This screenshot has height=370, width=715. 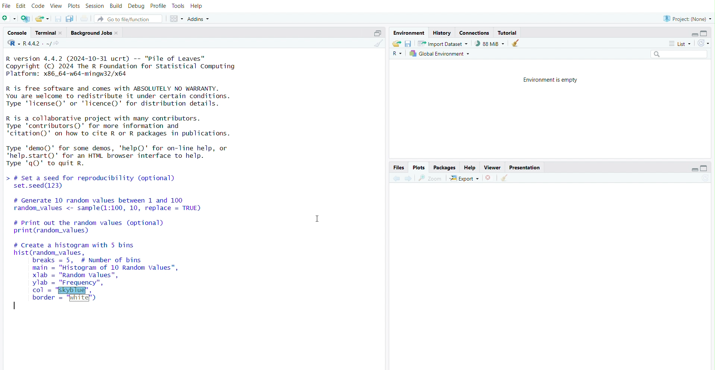 What do you see at coordinates (41, 18) in the screenshot?
I see `open an existing file` at bounding box center [41, 18].